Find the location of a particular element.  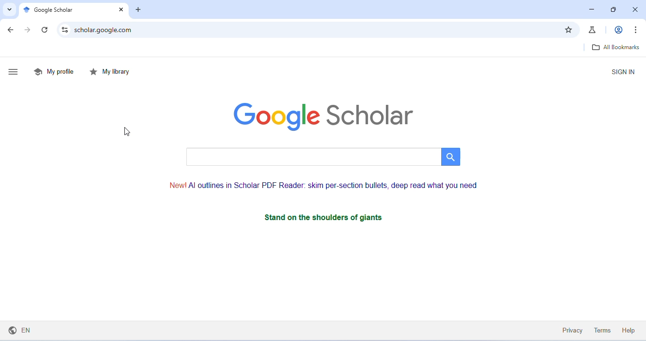

text on AI outlines is located at coordinates (327, 185).